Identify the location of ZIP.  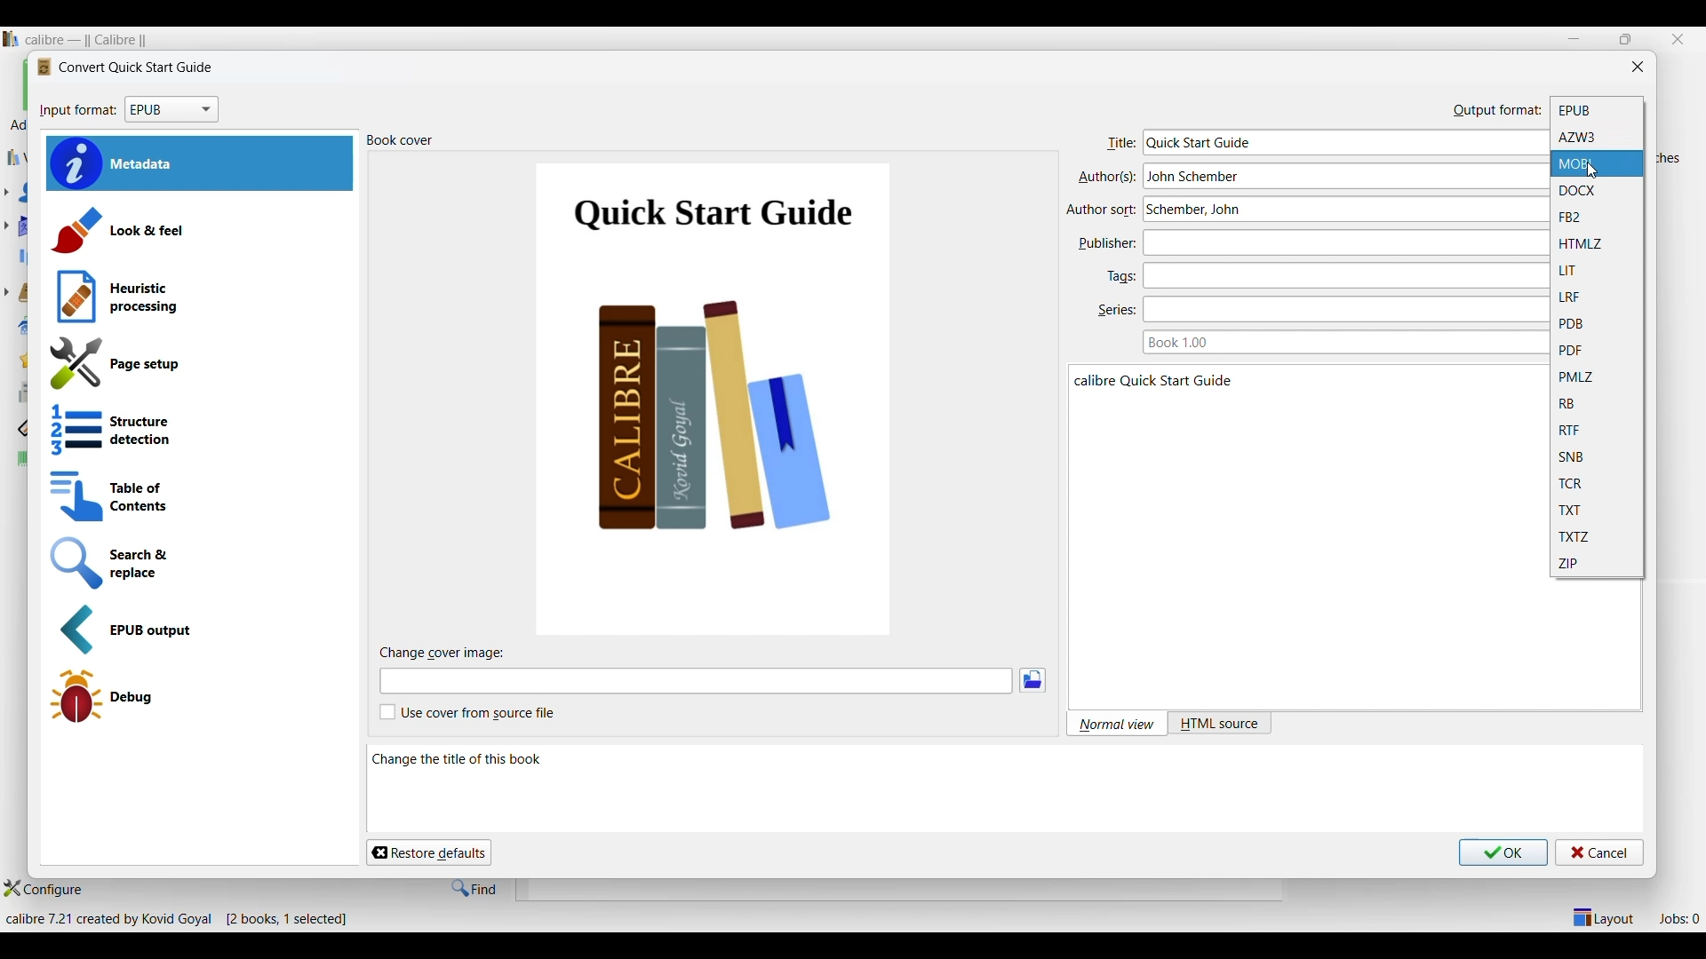
(1597, 564).